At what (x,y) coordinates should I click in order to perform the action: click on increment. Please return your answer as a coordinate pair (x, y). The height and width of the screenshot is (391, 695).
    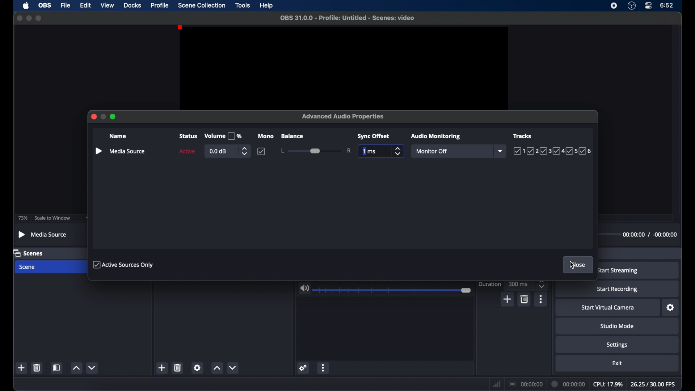
    Looking at the image, I should click on (217, 368).